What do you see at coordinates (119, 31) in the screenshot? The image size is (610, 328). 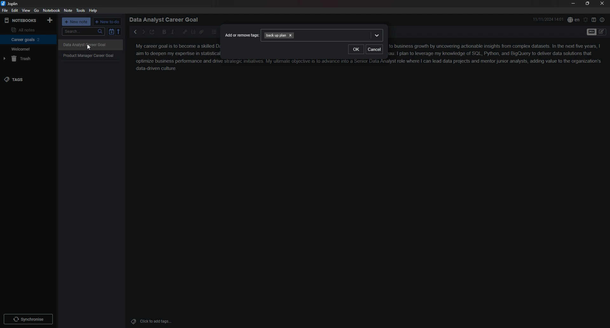 I see `reverse sort order` at bounding box center [119, 31].